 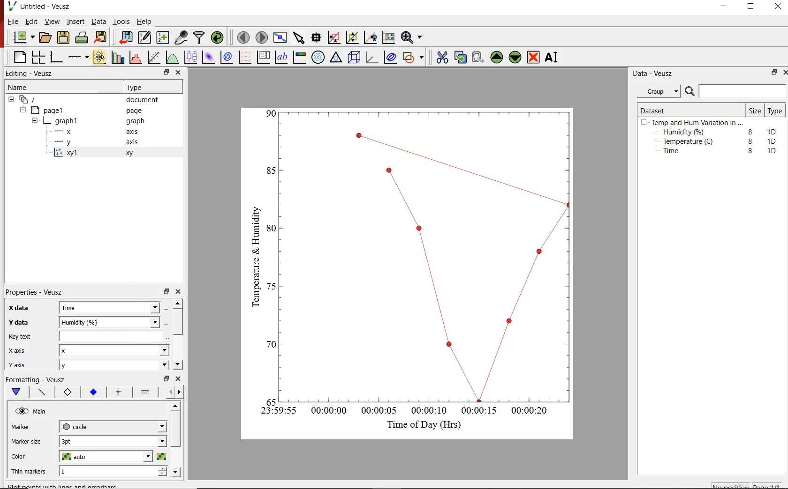 I want to click on Humidity (%), so click(x=686, y=133).